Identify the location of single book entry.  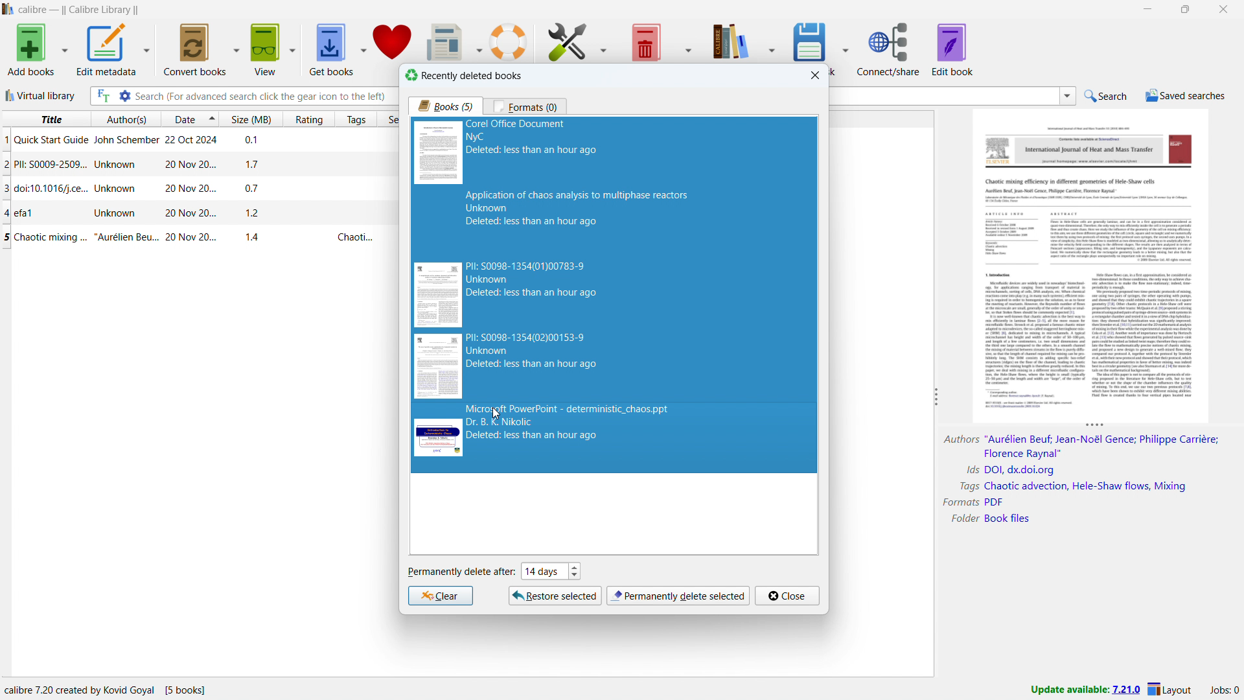
(194, 165).